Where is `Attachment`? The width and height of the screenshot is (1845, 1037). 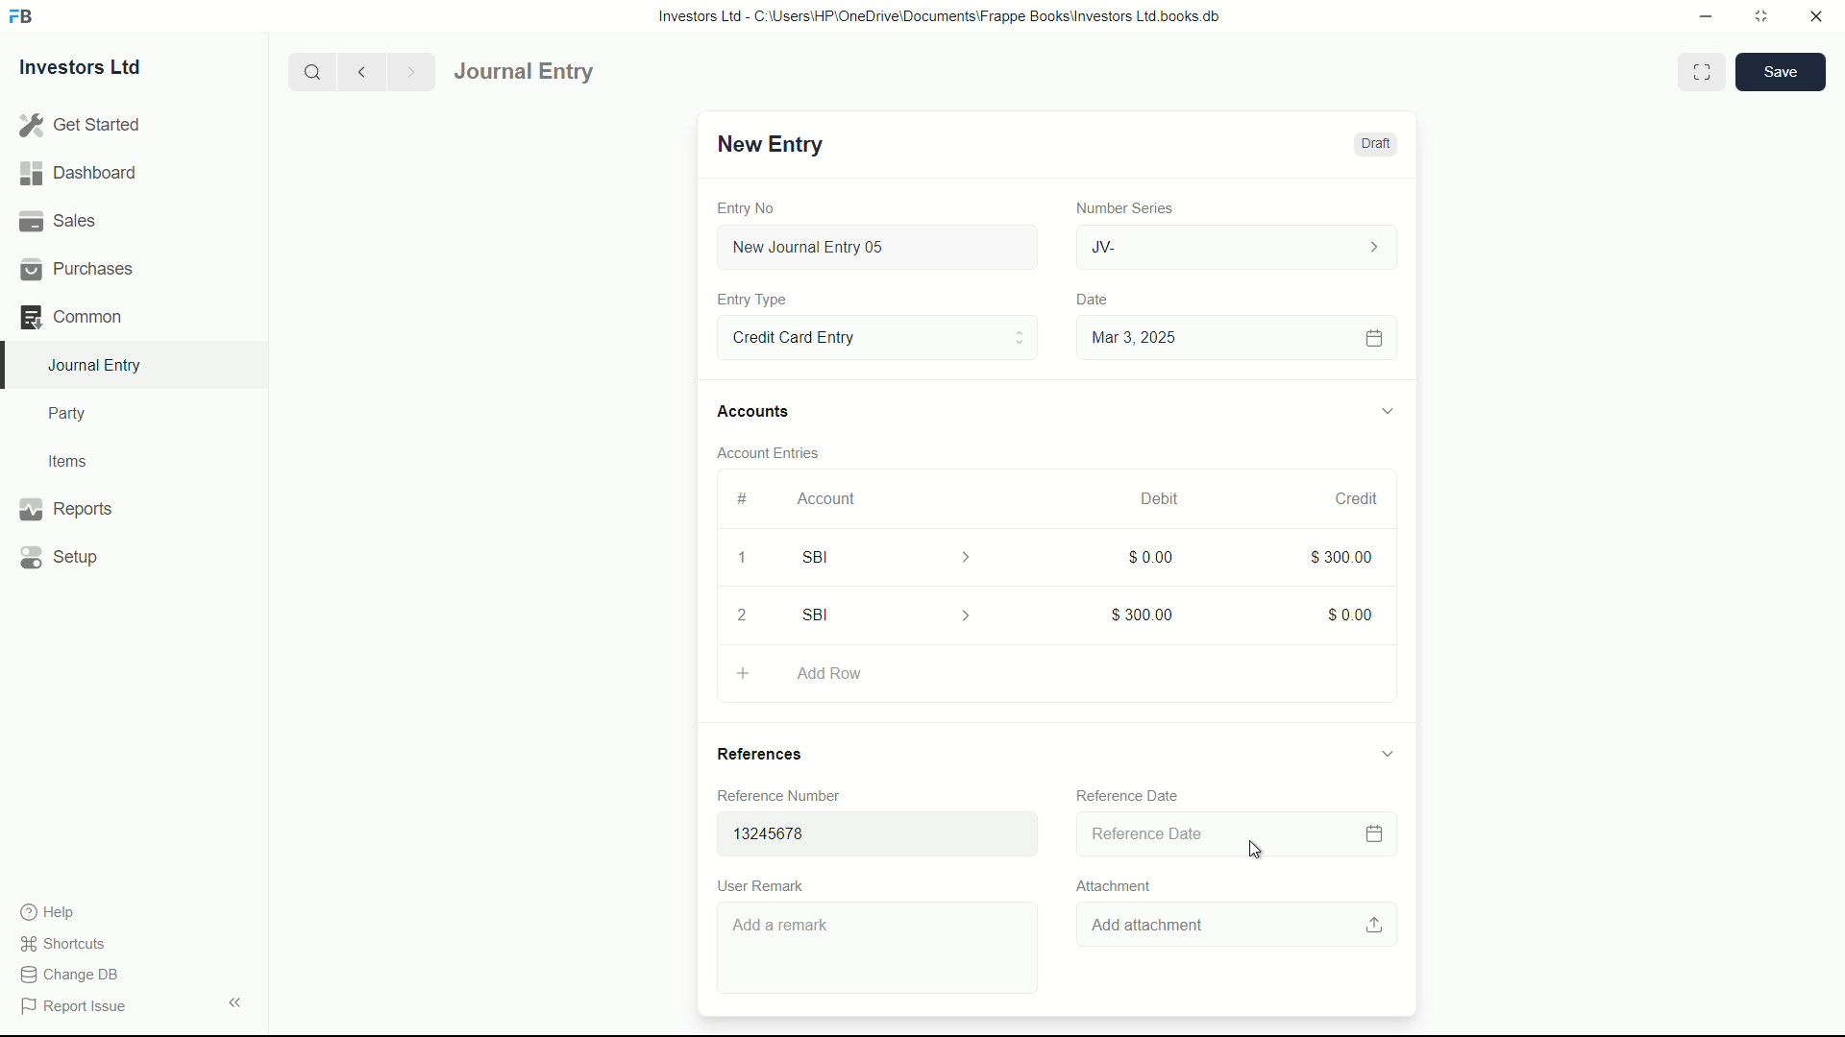 Attachment is located at coordinates (1113, 885).